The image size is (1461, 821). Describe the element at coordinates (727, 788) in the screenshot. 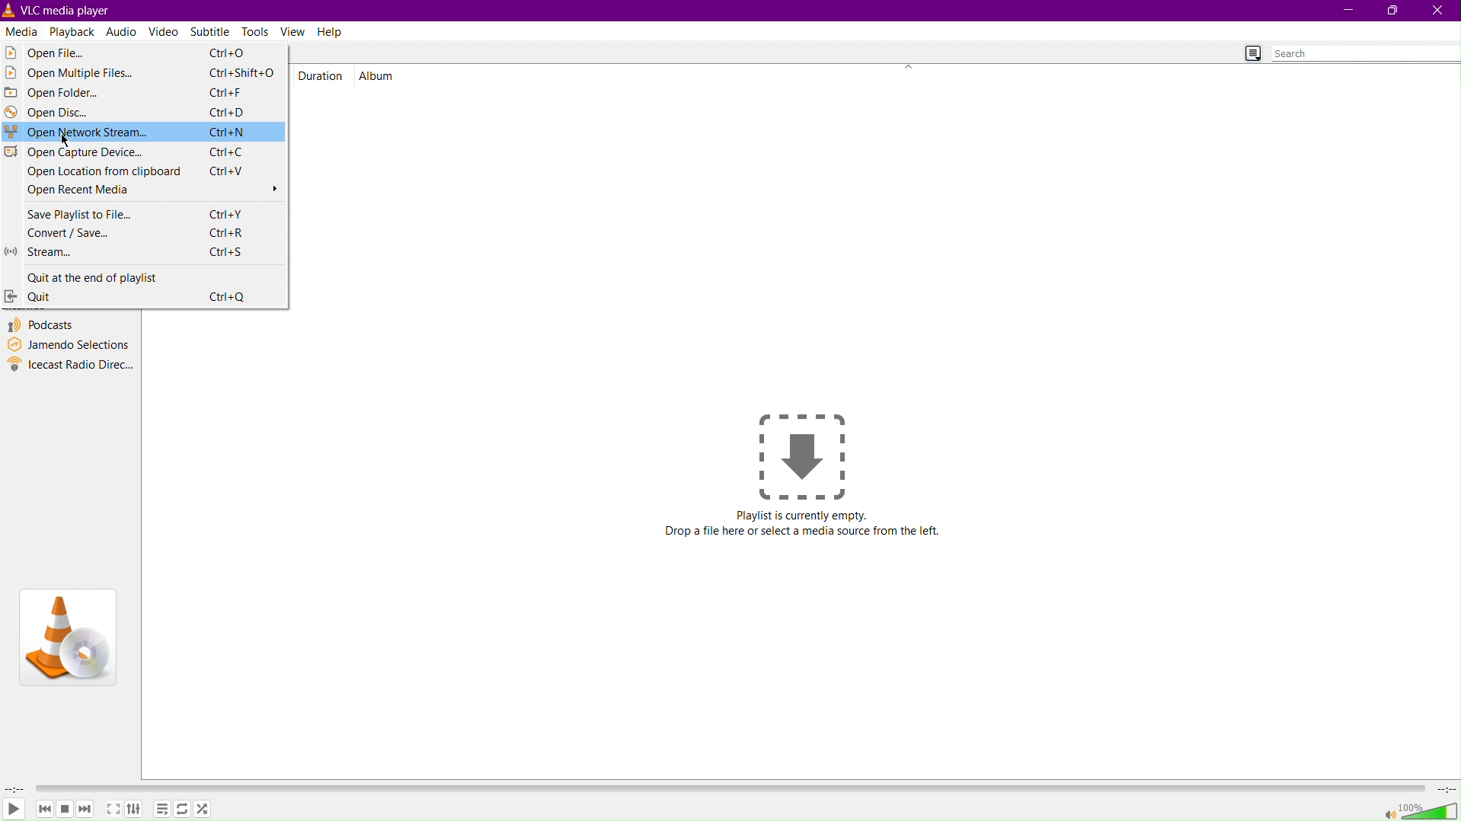

I see `Timeline` at that location.